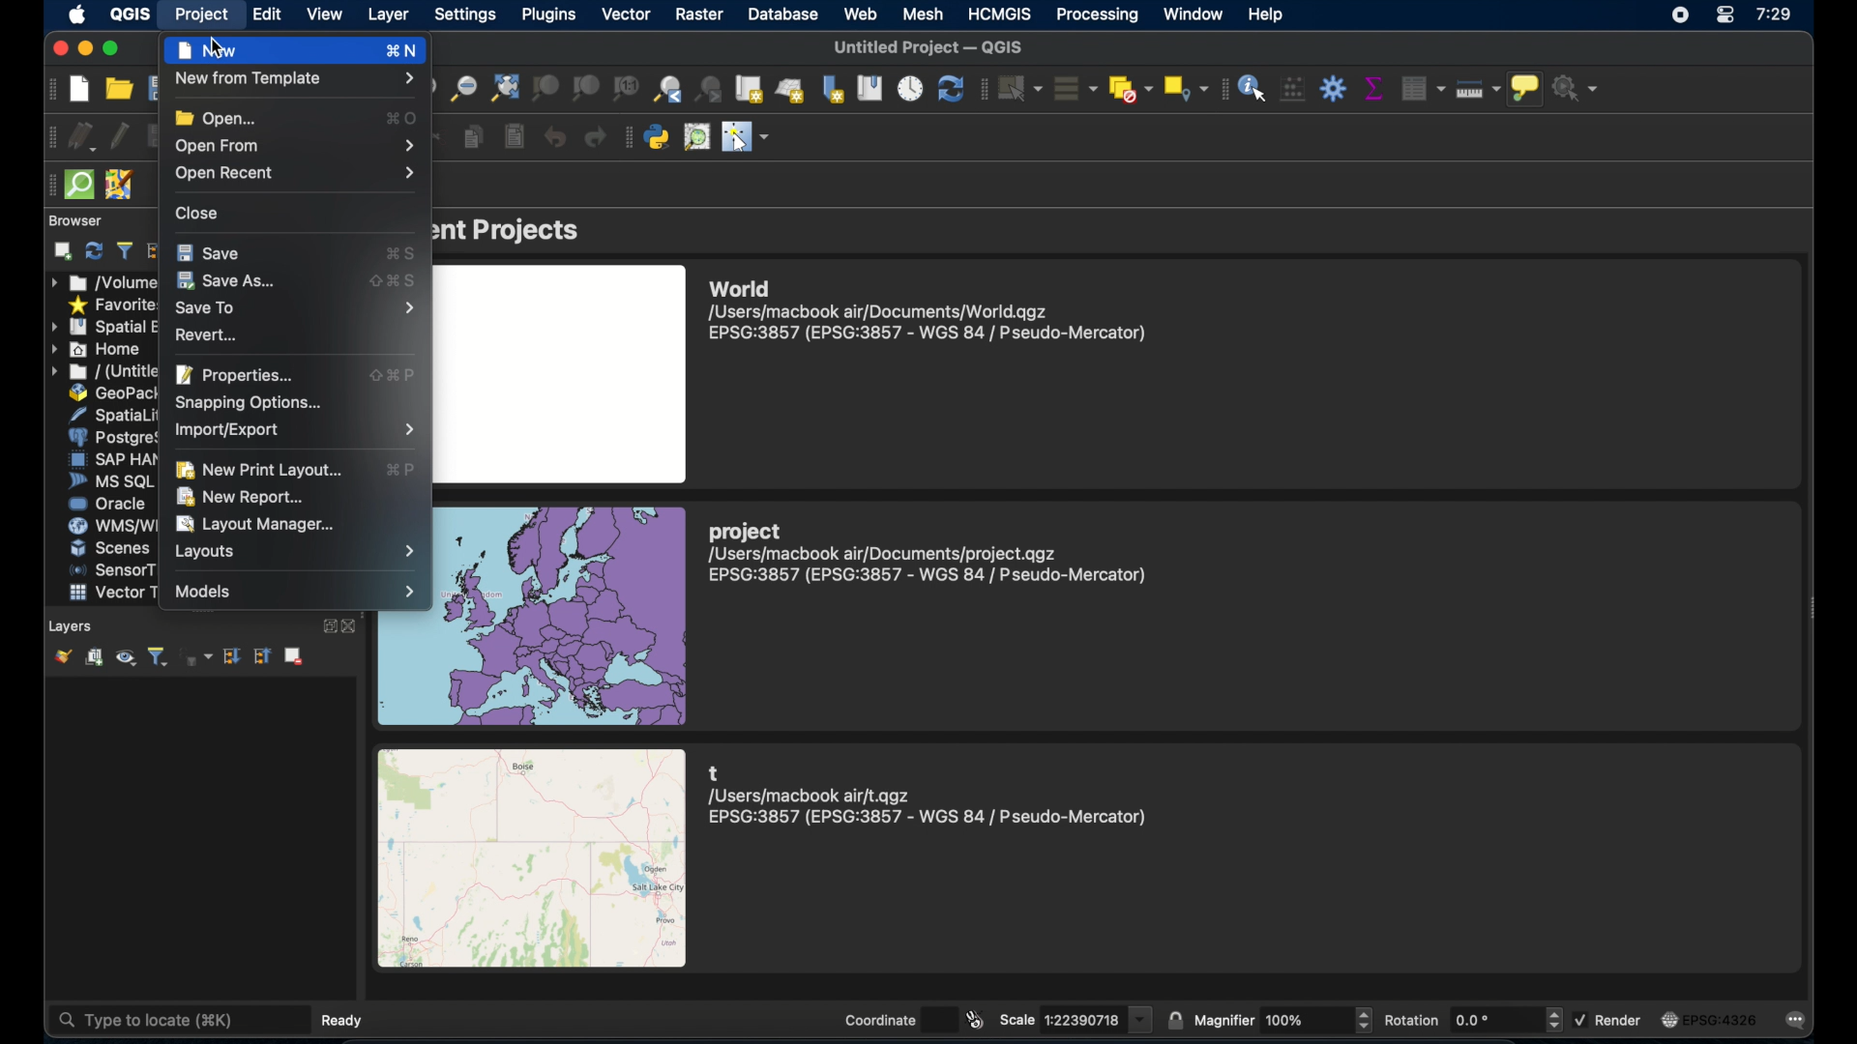  What do you see at coordinates (398, 280) in the screenshot?
I see `save as shortcut` at bounding box center [398, 280].